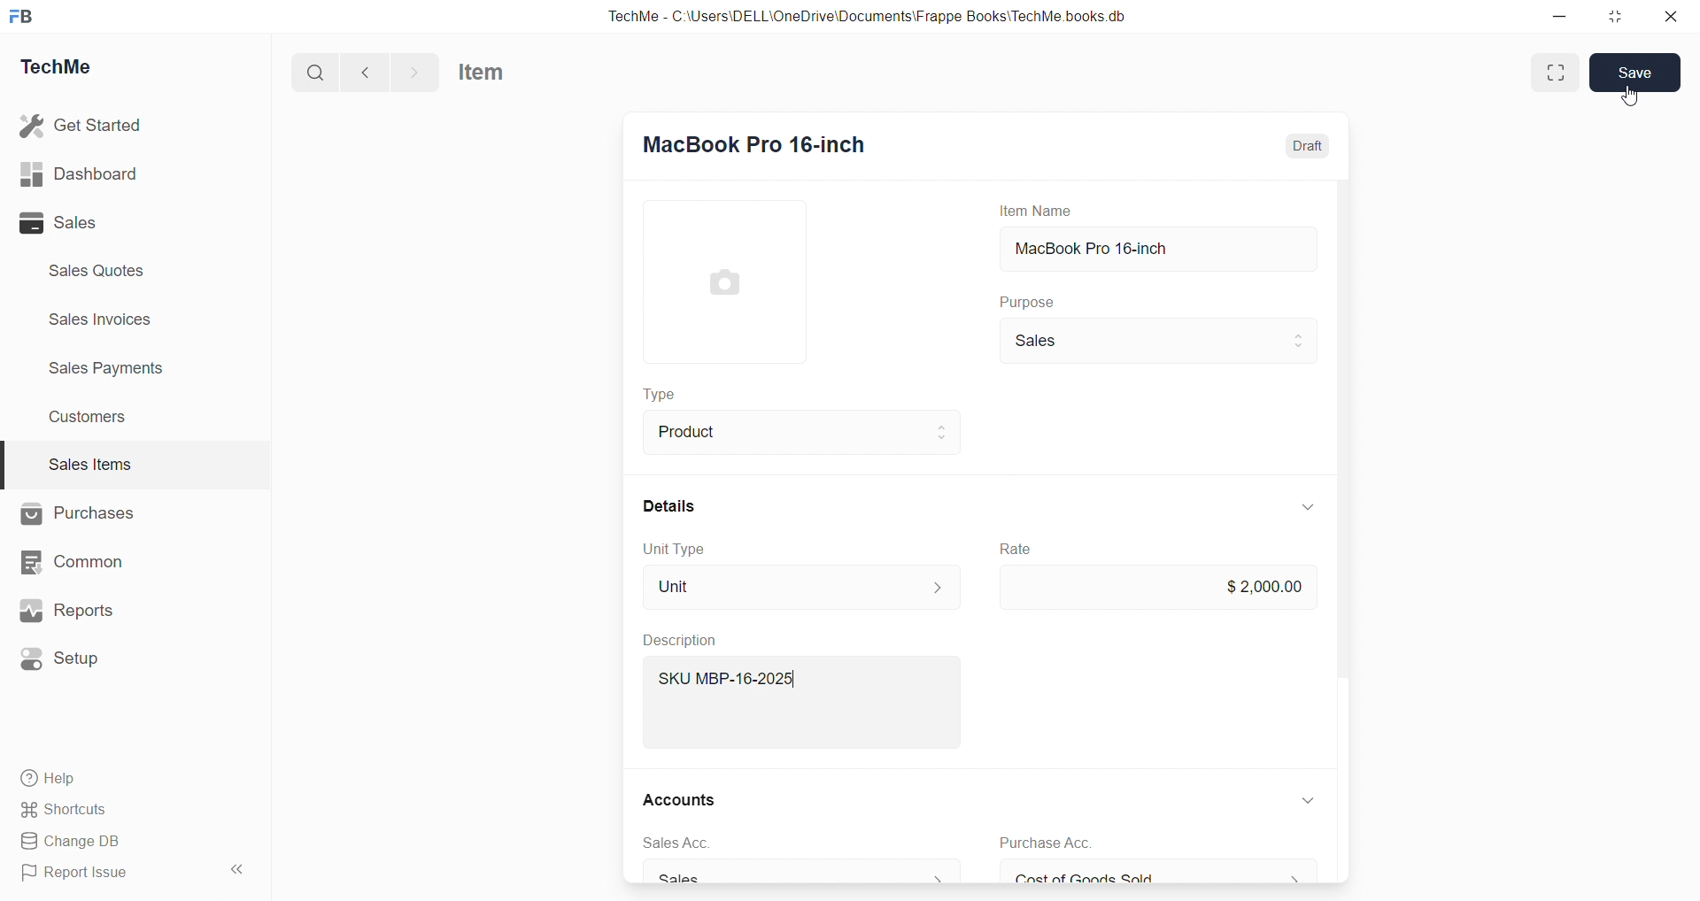 This screenshot has height=901, width=1700. What do you see at coordinates (1156, 589) in the screenshot?
I see `2,000.00` at bounding box center [1156, 589].